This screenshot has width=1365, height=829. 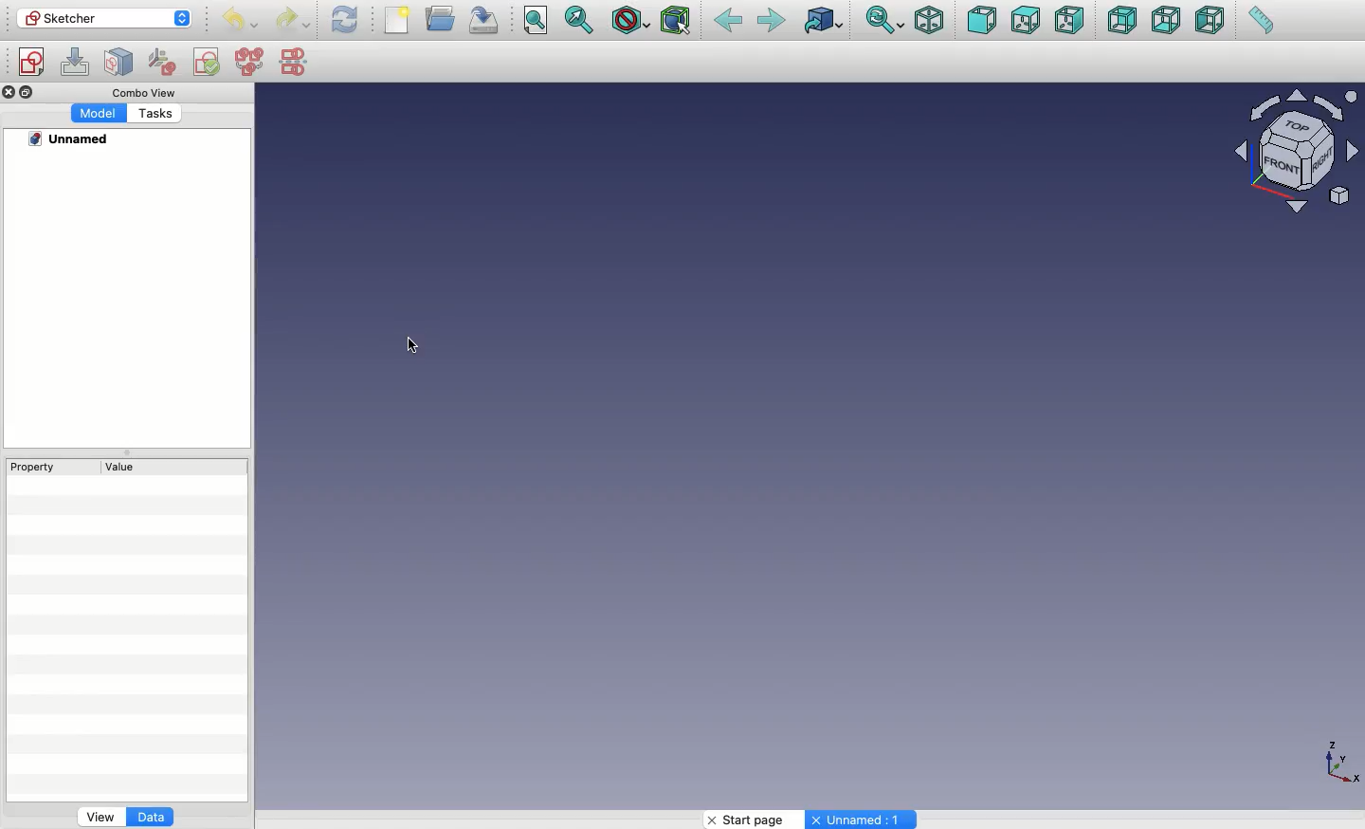 What do you see at coordinates (1024, 20) in the screenshot?
I see `Top` at bounding box center [1024, 20].